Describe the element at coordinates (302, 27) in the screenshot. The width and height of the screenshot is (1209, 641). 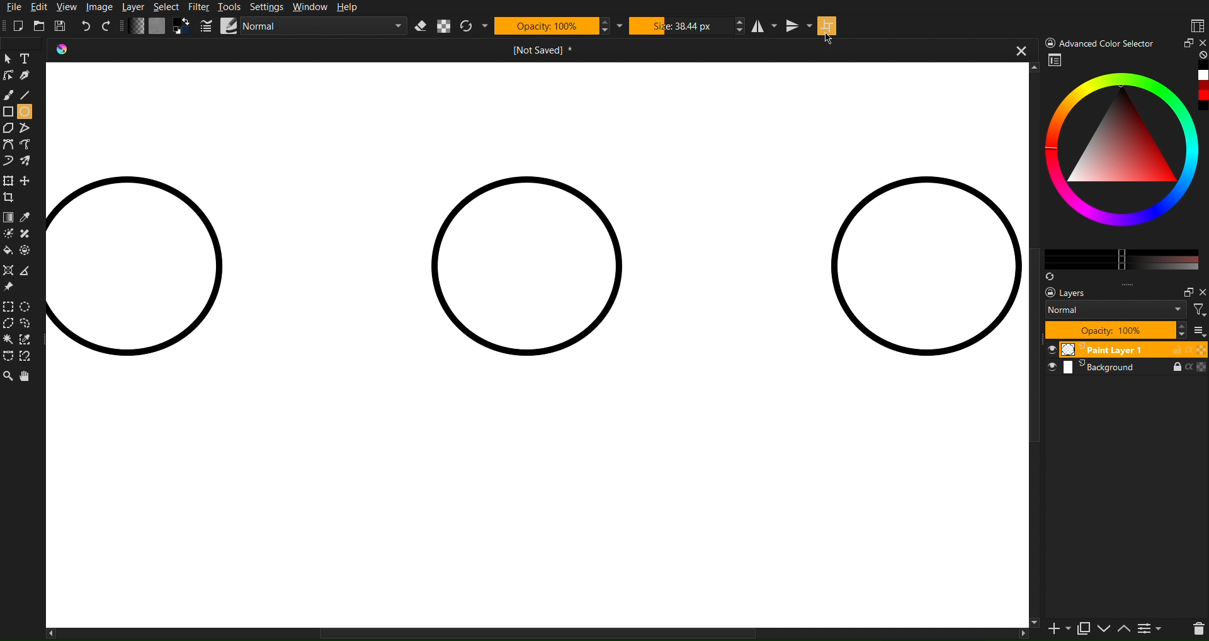
I see `Brush Settings` at that location.